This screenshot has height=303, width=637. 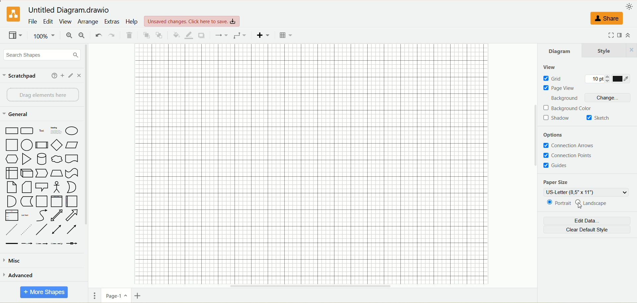 I want to click on file, so click(x=33, y=22).